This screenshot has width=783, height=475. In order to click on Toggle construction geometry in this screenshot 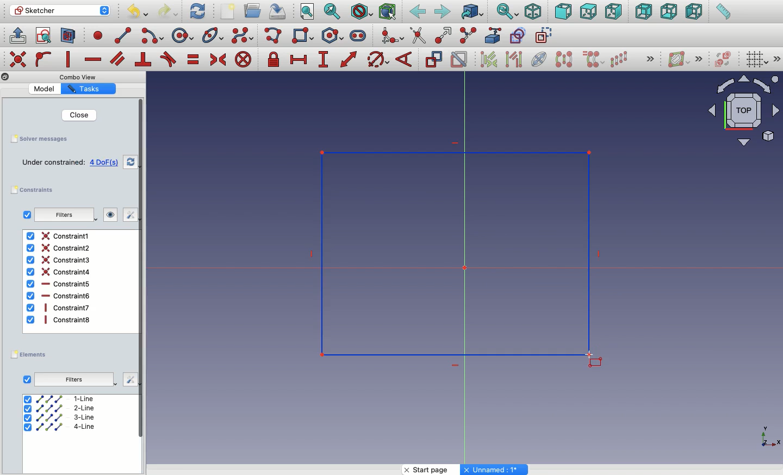, I will do `click(544, 35)`.